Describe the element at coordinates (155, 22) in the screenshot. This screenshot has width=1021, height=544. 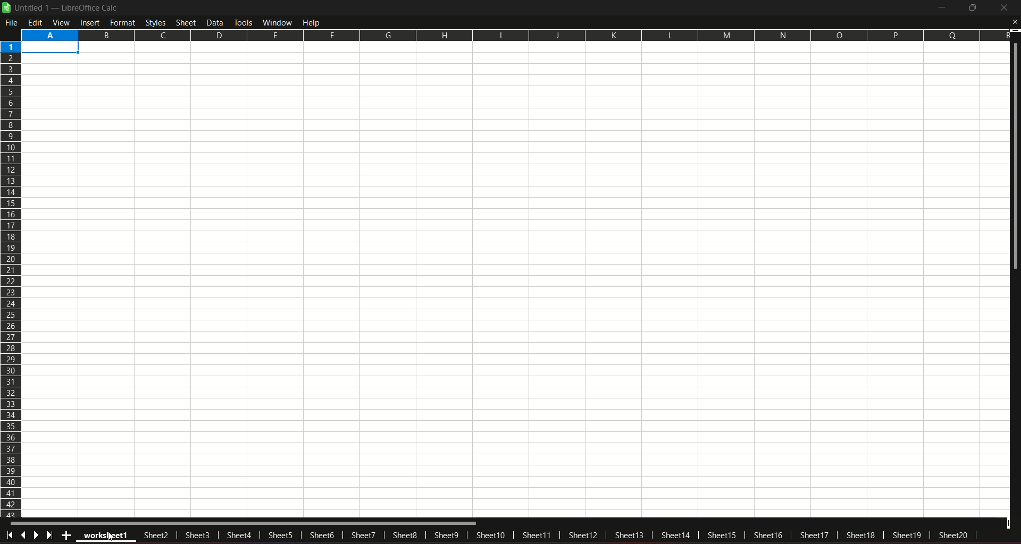
I see `Styles` at that location.